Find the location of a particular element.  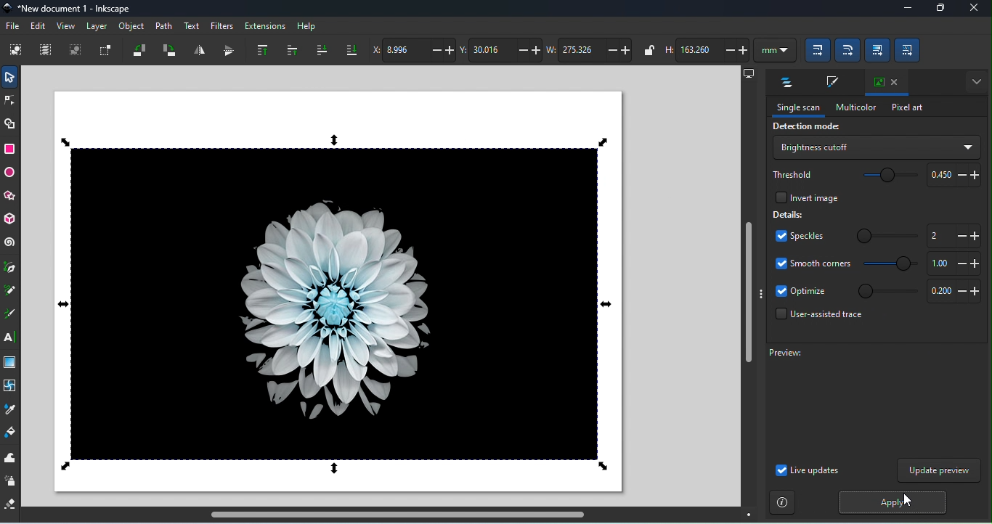

Multi color is located at coordinates (855, 107).